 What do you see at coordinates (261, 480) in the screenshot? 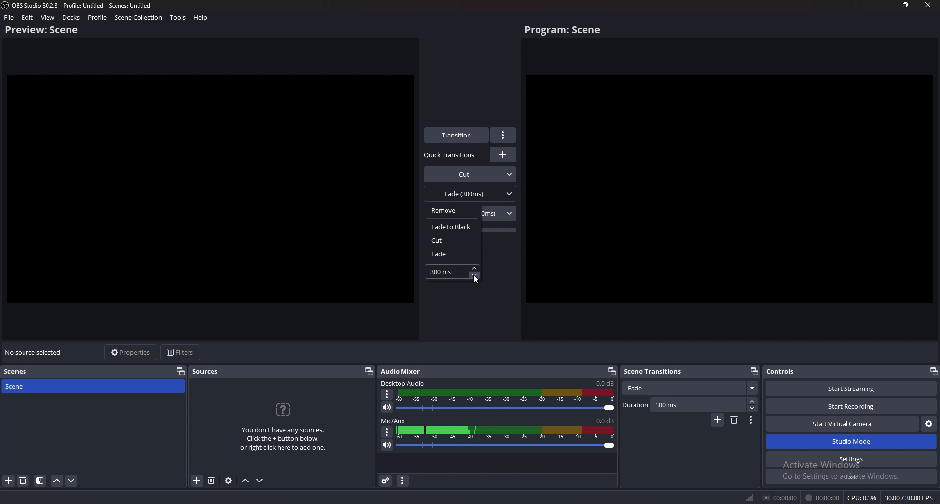
I see `Move sources down` at bounding box center [261, 480].